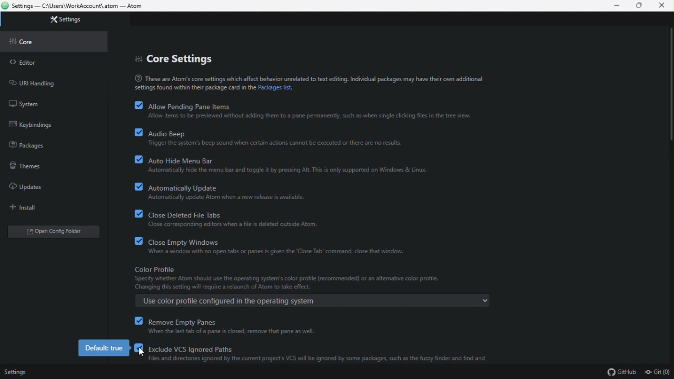 This screenshot has height=379, width=674. What do you see at coordinates (619, 6) in the screenshot?
I see `Minimise` at bounding box center [619, 6].